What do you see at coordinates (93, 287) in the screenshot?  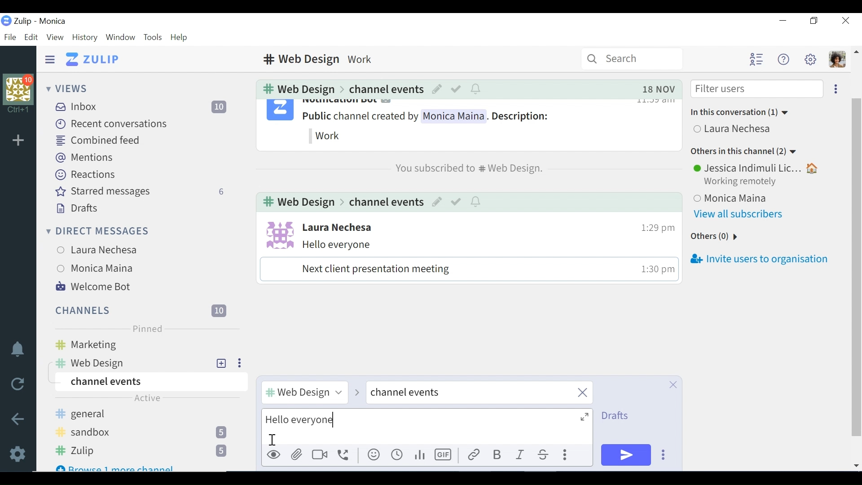 I see `Welcome Bot` at bounding box center [93, 287].